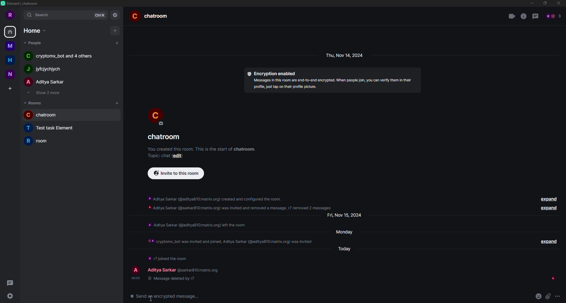  What do you see at coordinates (61, 57) in the screenshot?
I see `people` at bounding box center [61, 57].